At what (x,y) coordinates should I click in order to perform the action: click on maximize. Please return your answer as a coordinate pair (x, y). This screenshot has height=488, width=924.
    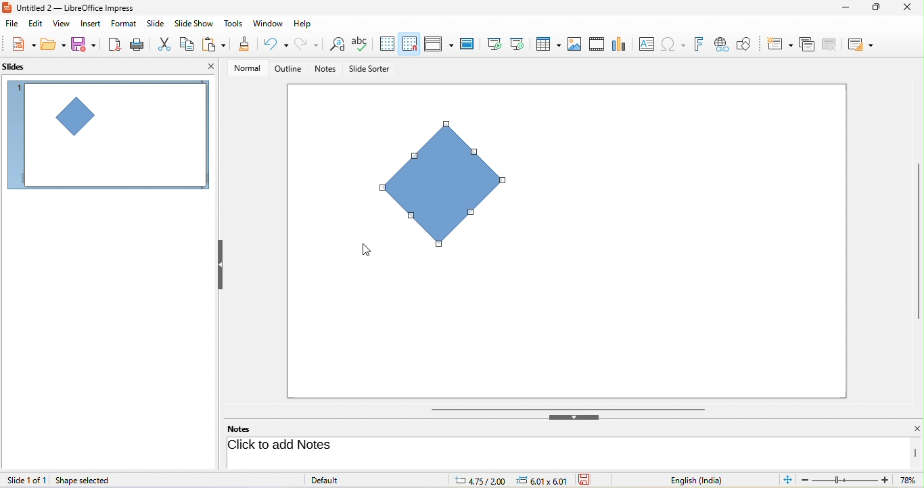
    Looking at the image, I should click on (873, 10).